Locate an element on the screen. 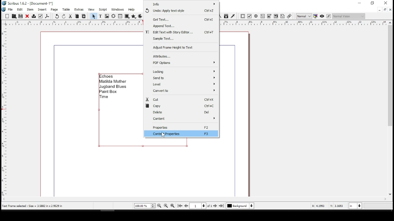 This screenshot has height=221, width=394. insert is located at coordinates (42, 9).